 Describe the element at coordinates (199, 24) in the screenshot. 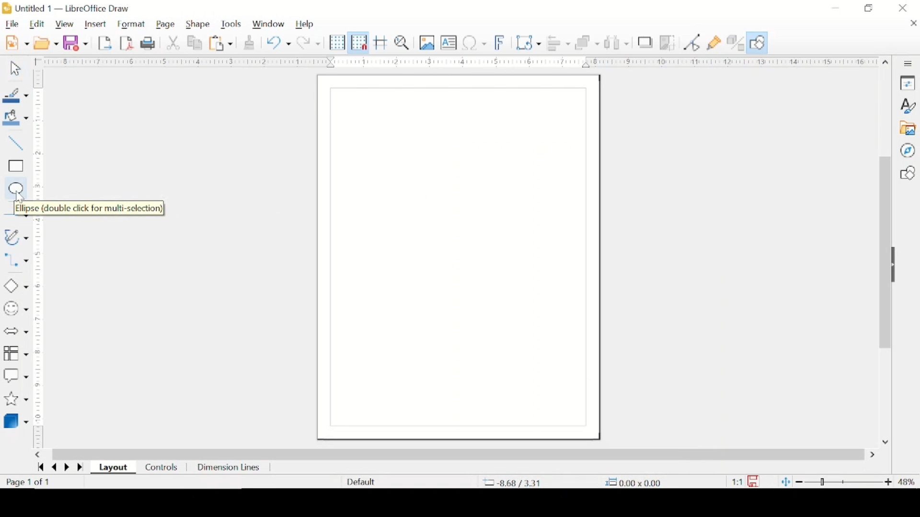

I see `shape` at that location.